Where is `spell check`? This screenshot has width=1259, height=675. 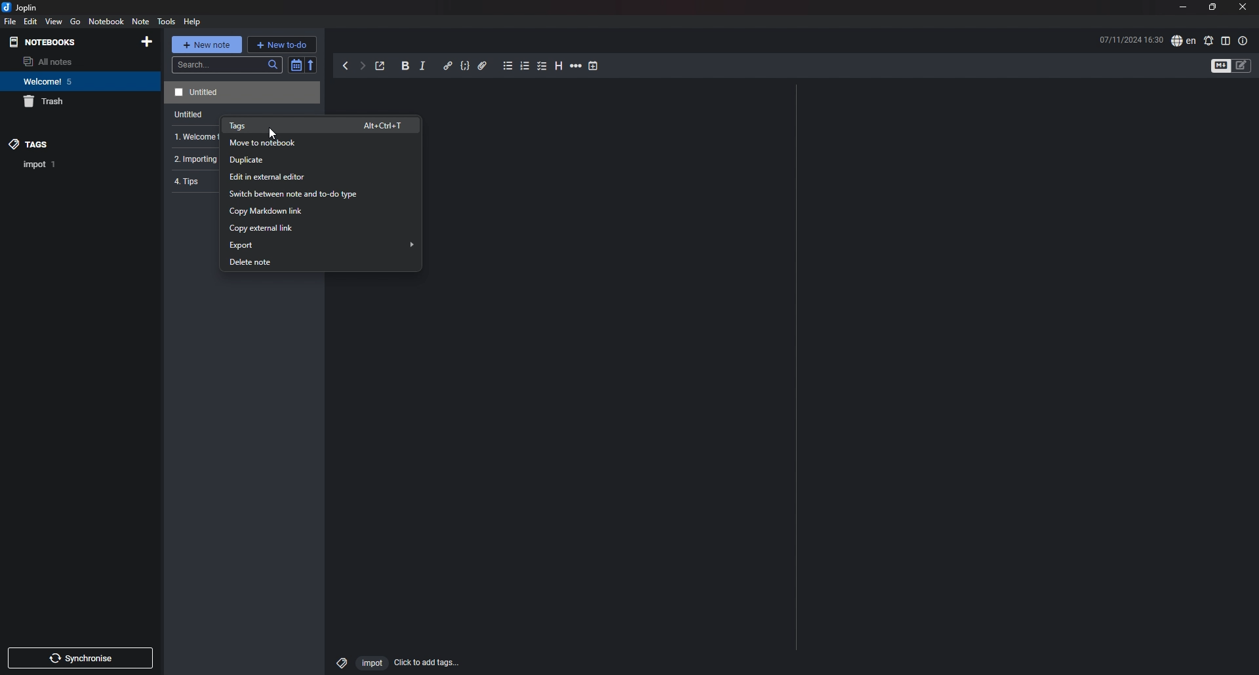
spell check is located at coordinates (1183, 41).